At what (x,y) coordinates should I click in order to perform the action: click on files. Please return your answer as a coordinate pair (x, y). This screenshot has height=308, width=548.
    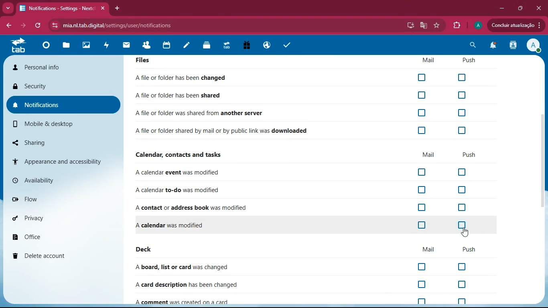
    Looking at the image, I should click on (68, 46).